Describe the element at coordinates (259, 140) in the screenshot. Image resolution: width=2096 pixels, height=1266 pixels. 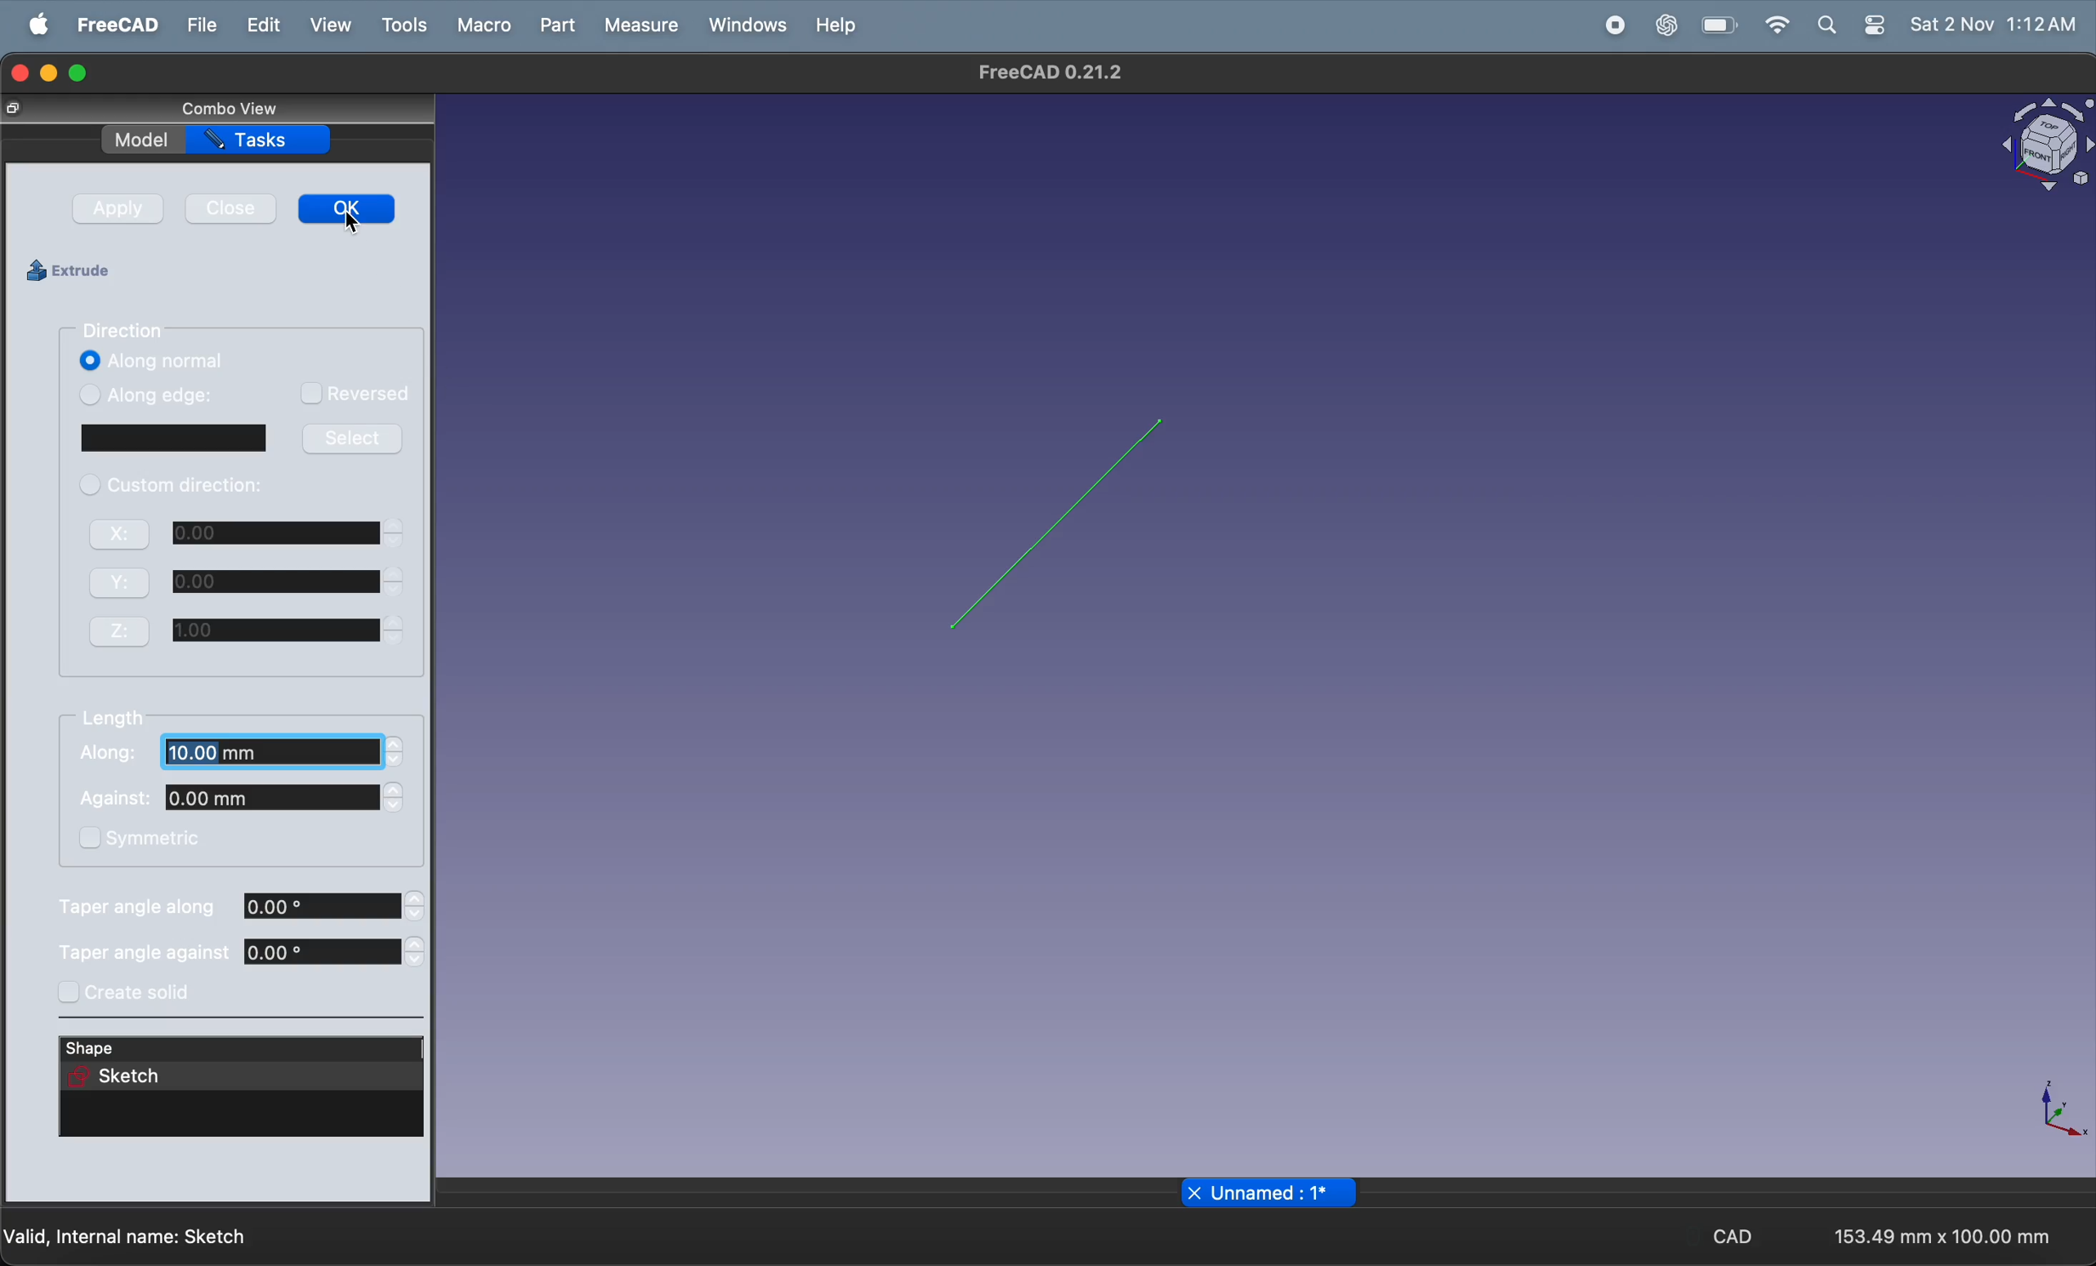
I see `tasks` at that location.